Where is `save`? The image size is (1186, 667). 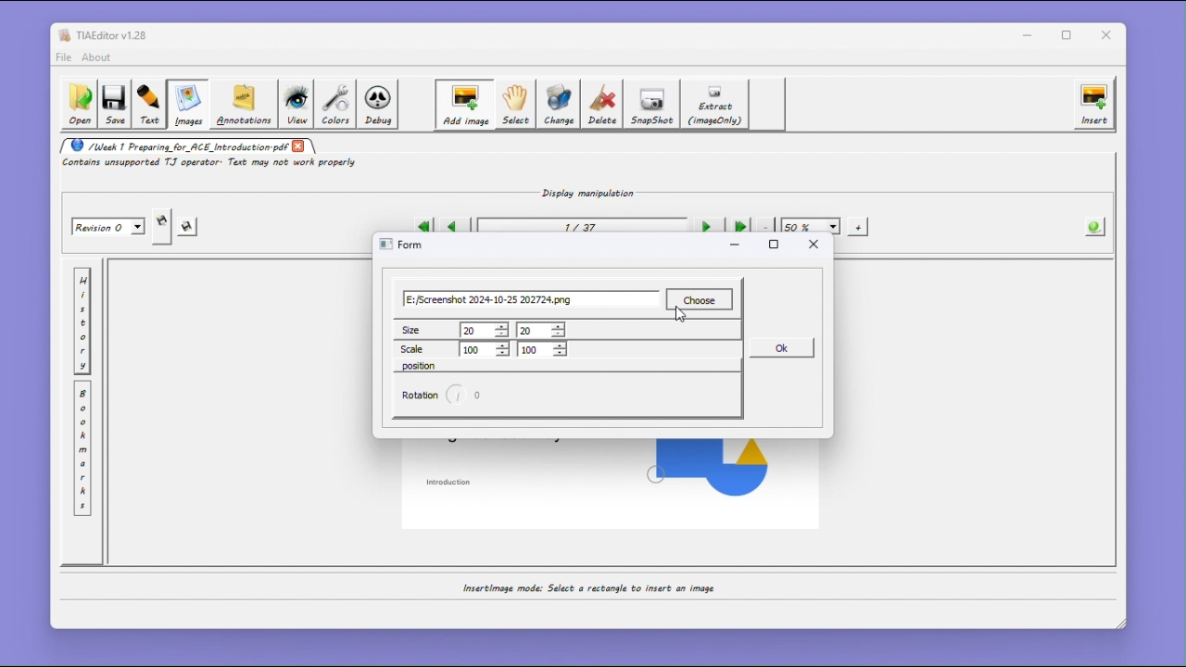
save is located at coordinates (189, 228).